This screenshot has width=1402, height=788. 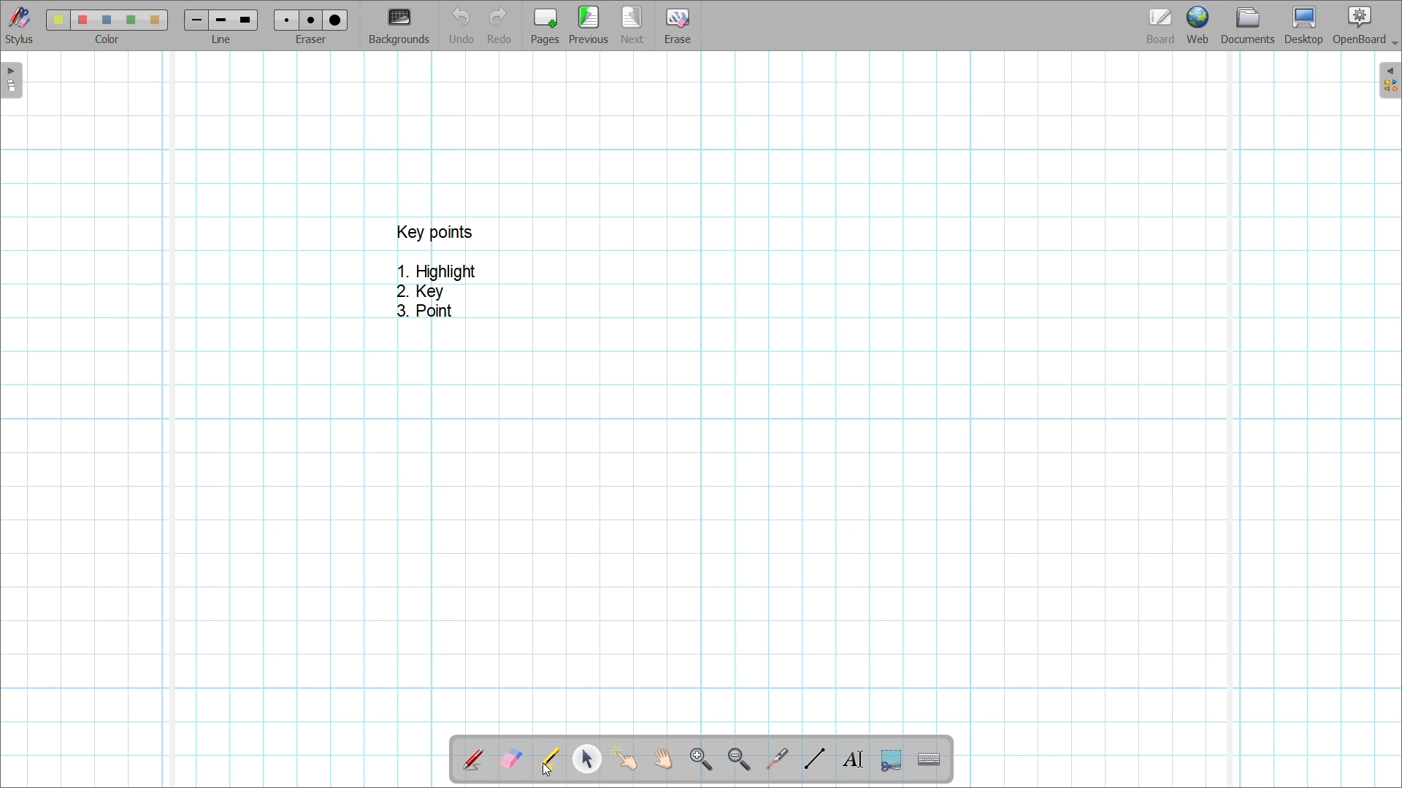 I want to click on Desktop, so click(x=1304, y=26).